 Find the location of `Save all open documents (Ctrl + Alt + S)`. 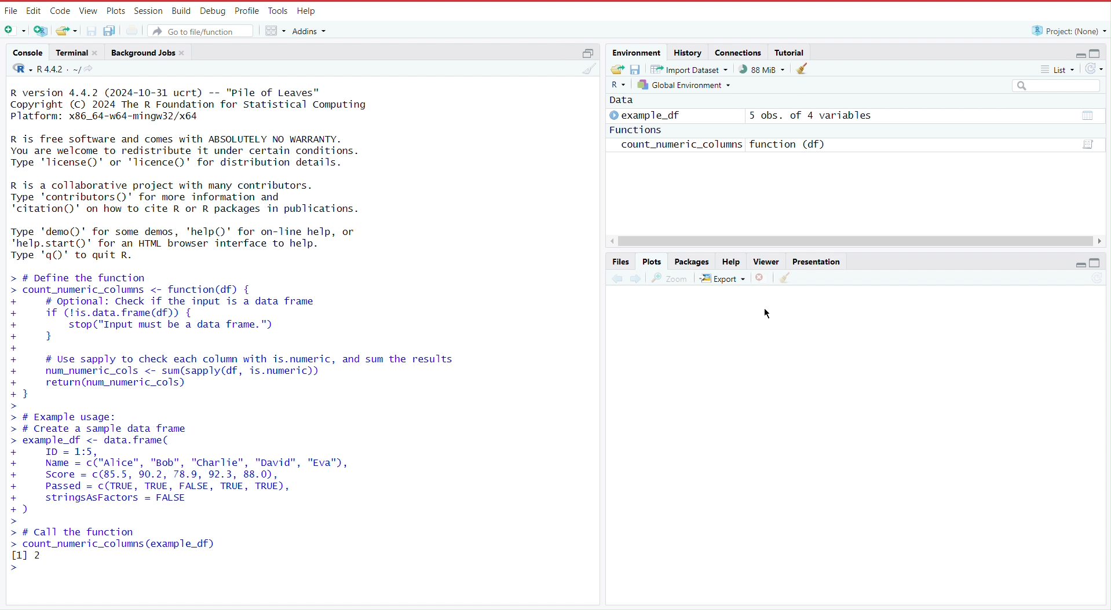

Save all open documents (Ctrl + Alt + S) is located at coordinates (115, 30).